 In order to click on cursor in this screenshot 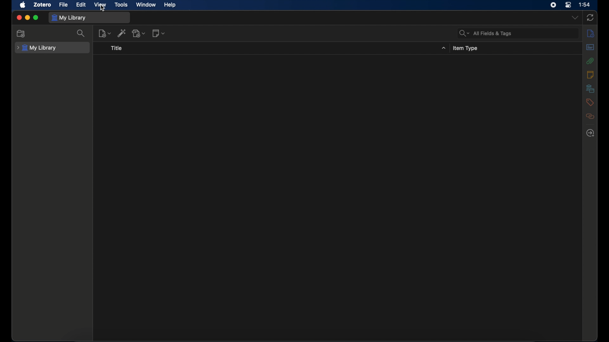, I will do `click(103, 9)`.